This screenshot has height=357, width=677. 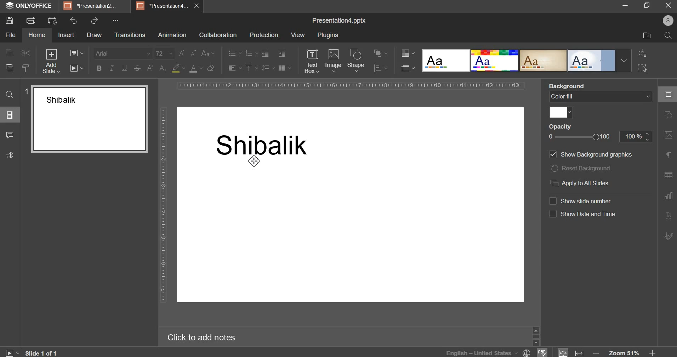 What do you see at coordinates (264, 35) in the screenshot?
I see `protection` at bounding box center [264, 35].